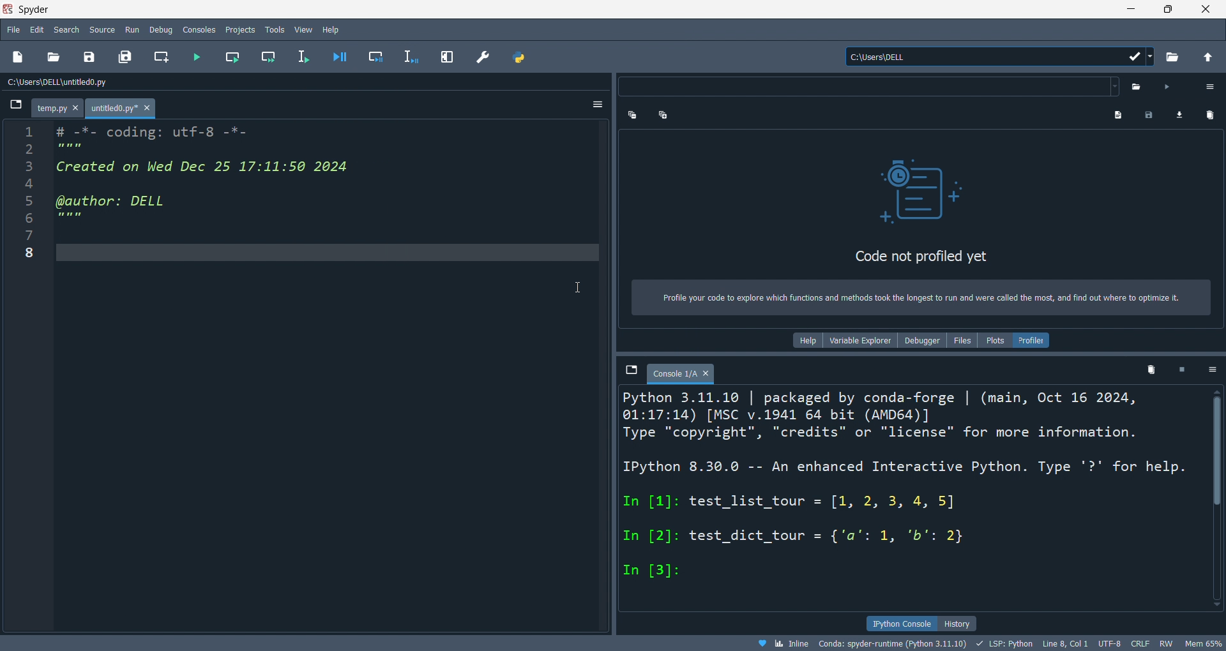 This screenshot has height=651, width=1226. Describe the element at coordinates (1181, 371) in the screenshot. I see `delete kernel` at that location.